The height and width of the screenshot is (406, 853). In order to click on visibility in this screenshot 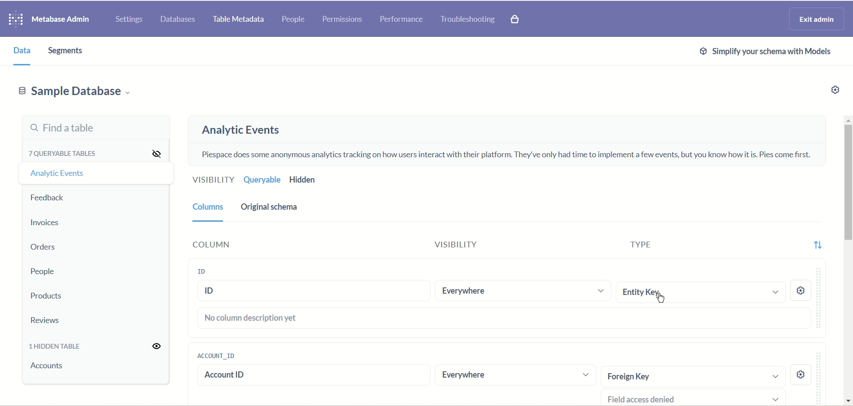, I will do `click(446, 245)`.